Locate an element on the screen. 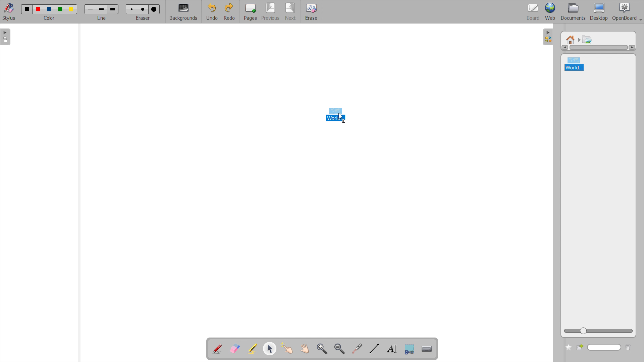 The image size is (644, 362). draw lines is located at coordinates (374, 349).